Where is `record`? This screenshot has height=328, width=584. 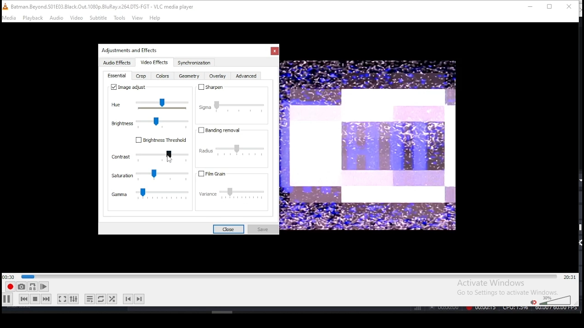
record is located at coordinates (10, 287).